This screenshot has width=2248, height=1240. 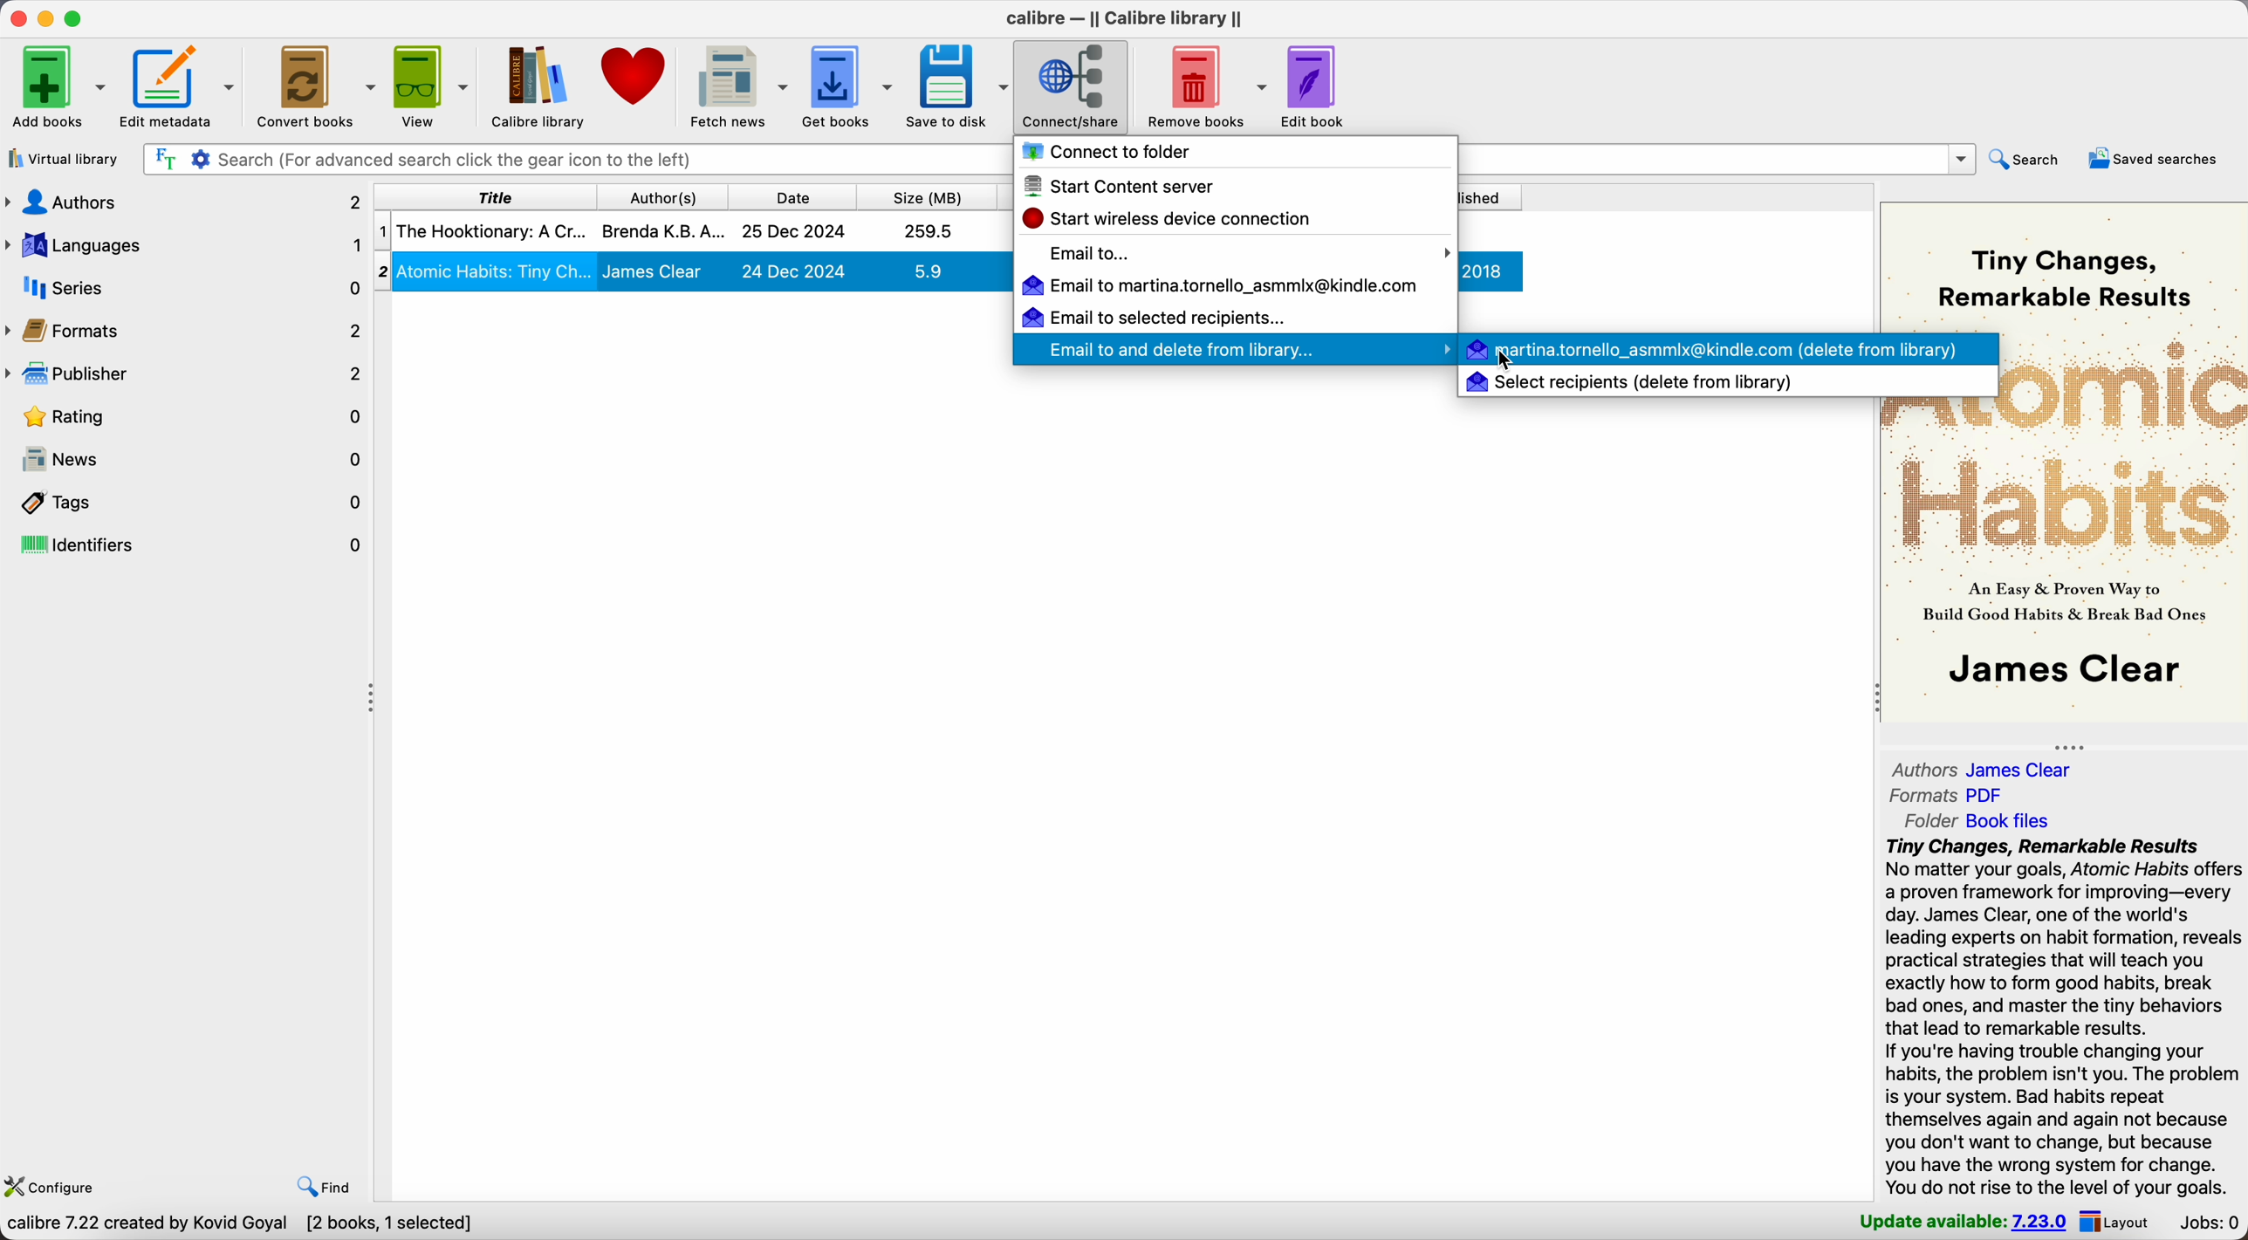 What do you see at coordinates (56, 1185) in the screenshot?
I see `configure` at bounding box center [56, 1185].